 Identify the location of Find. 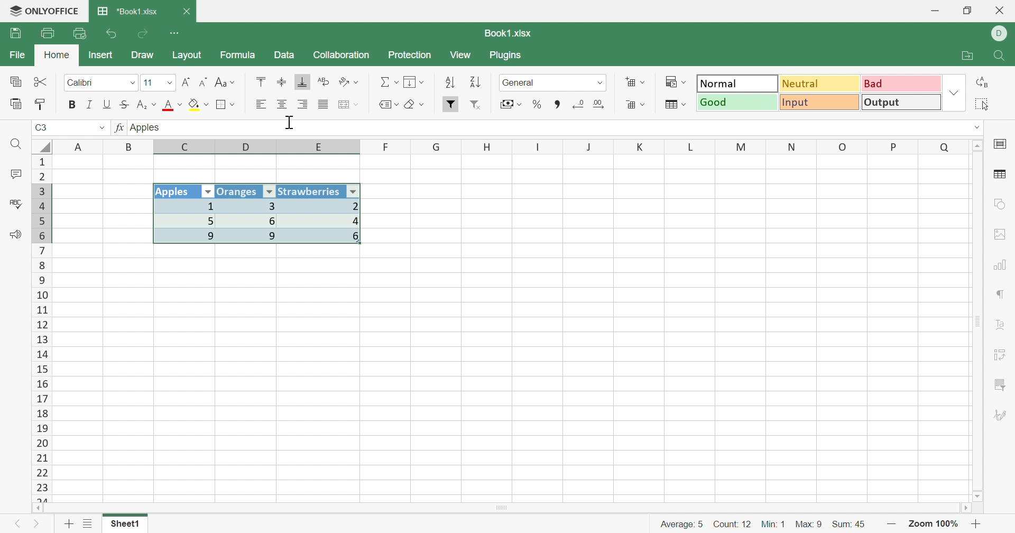
(18, 145).